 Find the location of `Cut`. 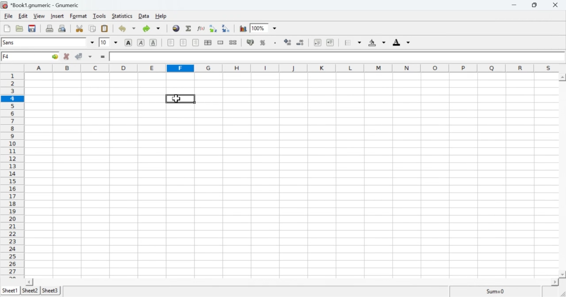

Cut is located at coordinates (80, 28).